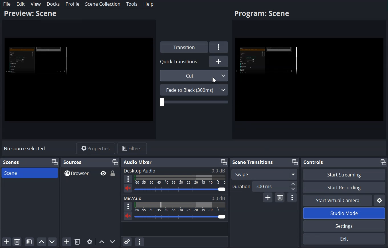 The height and width of the screenshot is (248, 388). What do you see at coordinates (73, 162) in the screenshot?
I see `Text` at bounding box center [73, 162].